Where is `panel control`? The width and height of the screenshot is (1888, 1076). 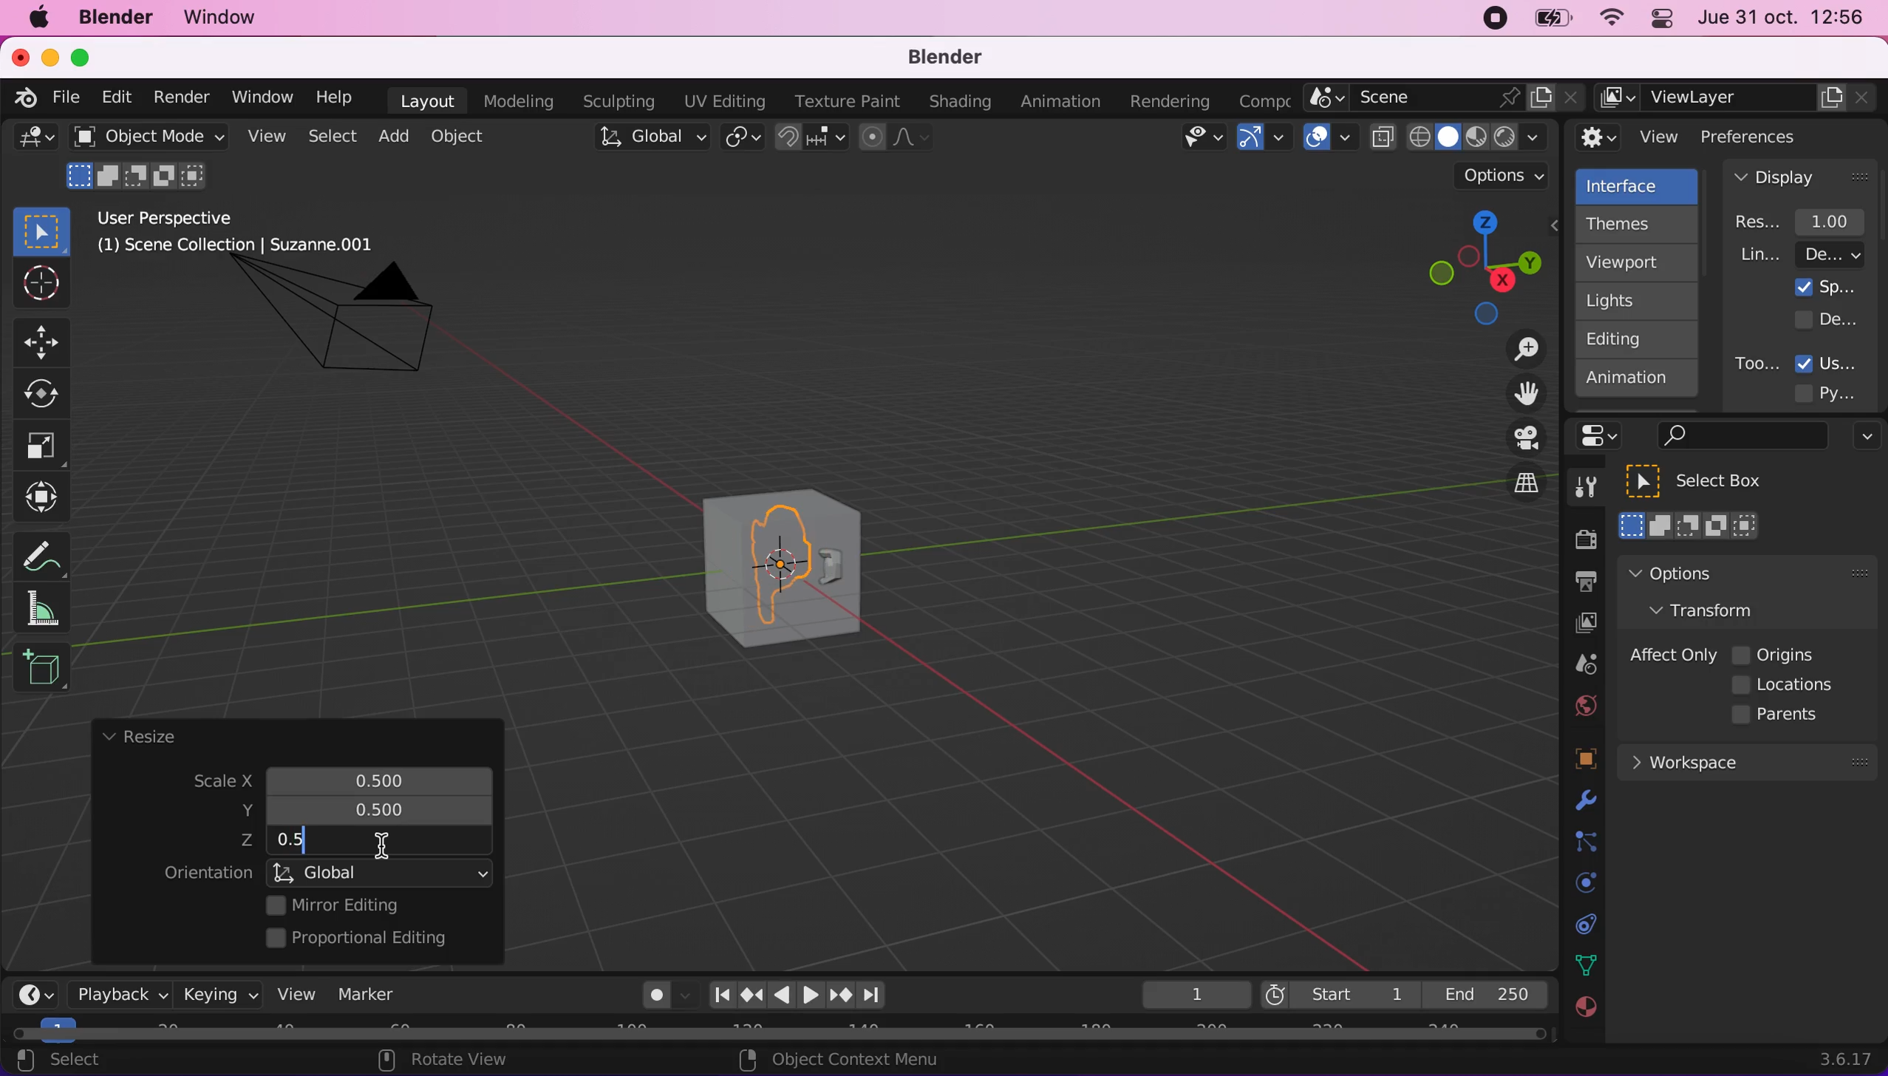 panel control is located at coordinates (1604, 436).